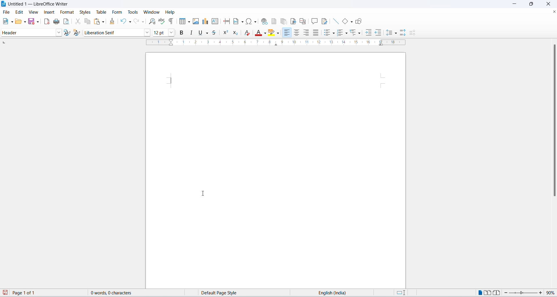 This screenshot has width=557, height=297. Describe the element at coordinates (274, 21) in the screenshot. I see `insert footnote` at that location.